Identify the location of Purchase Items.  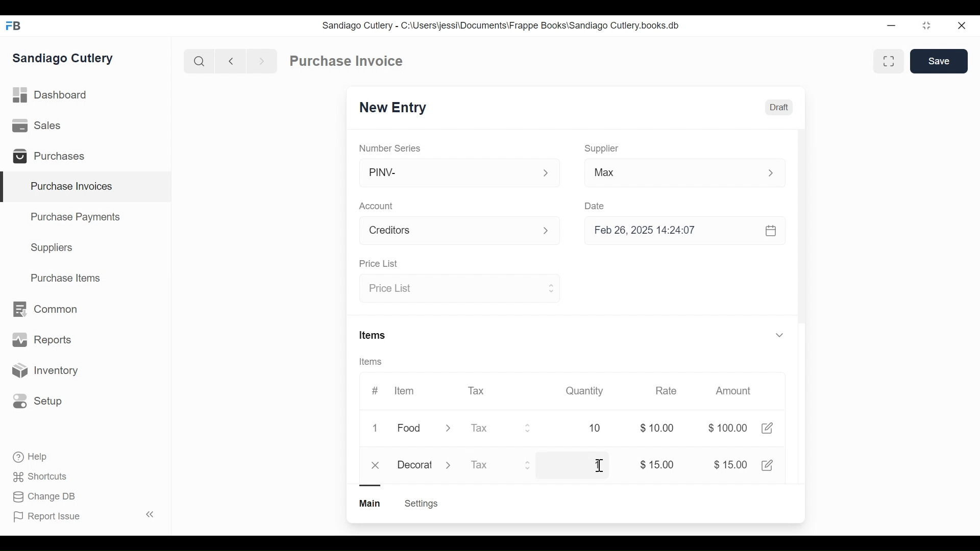
(66, 279).